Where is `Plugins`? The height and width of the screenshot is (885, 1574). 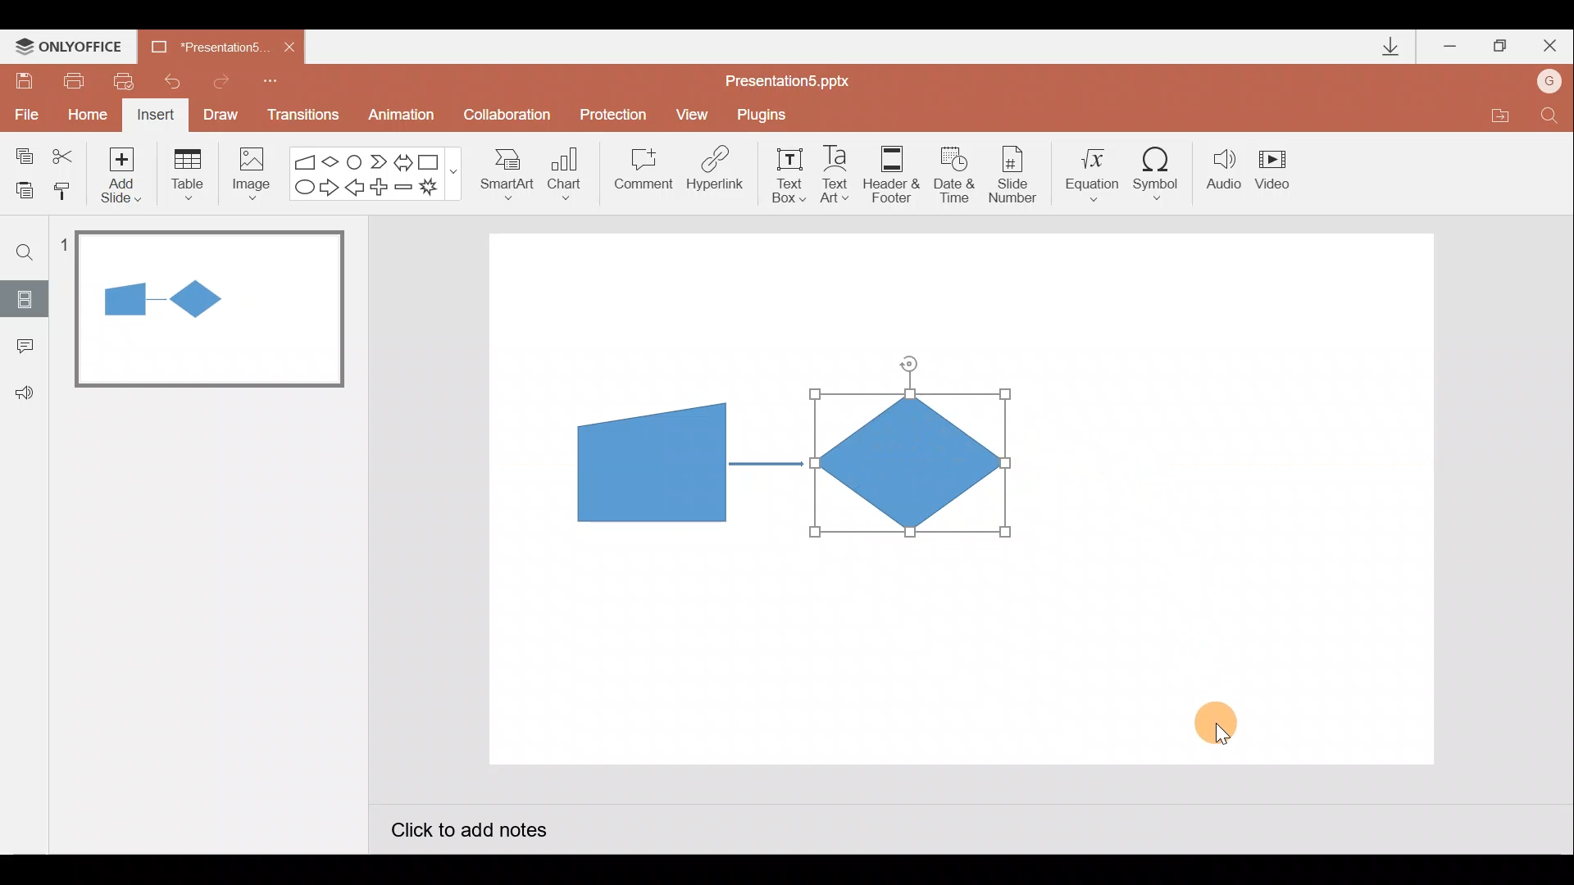
Plugins is located at coordinates (766, 115).